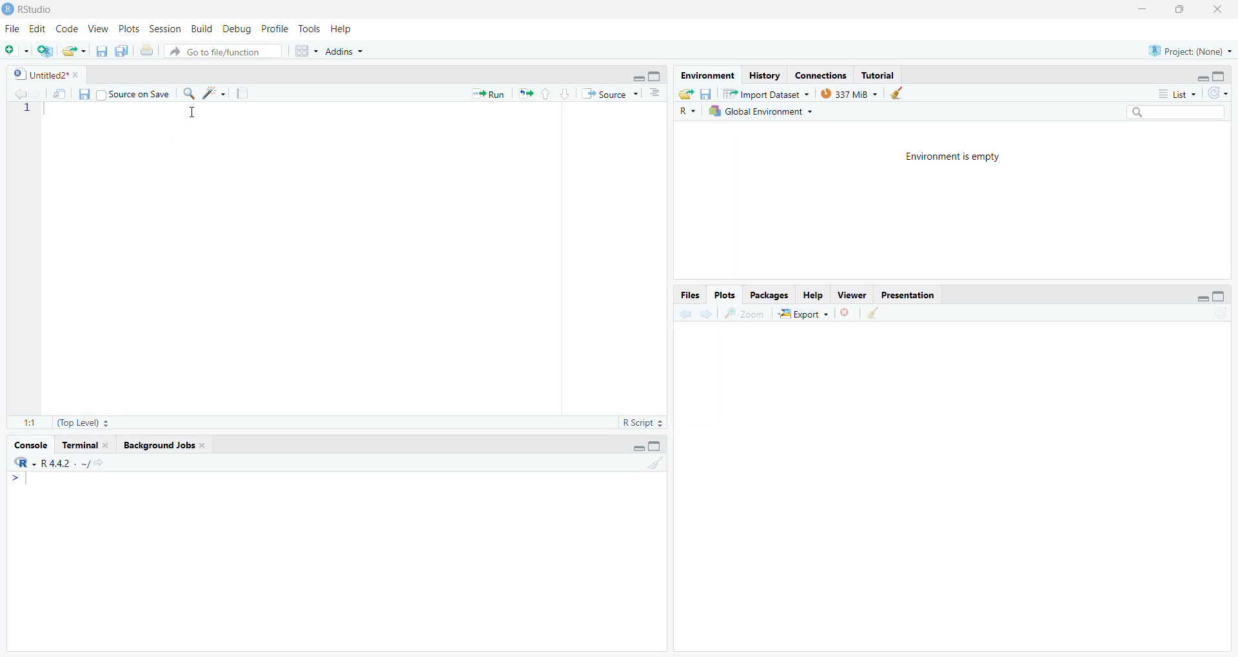 The height and width of the screenshot is (657, 1238). I want to click on clear all plots, so click(873, 313).